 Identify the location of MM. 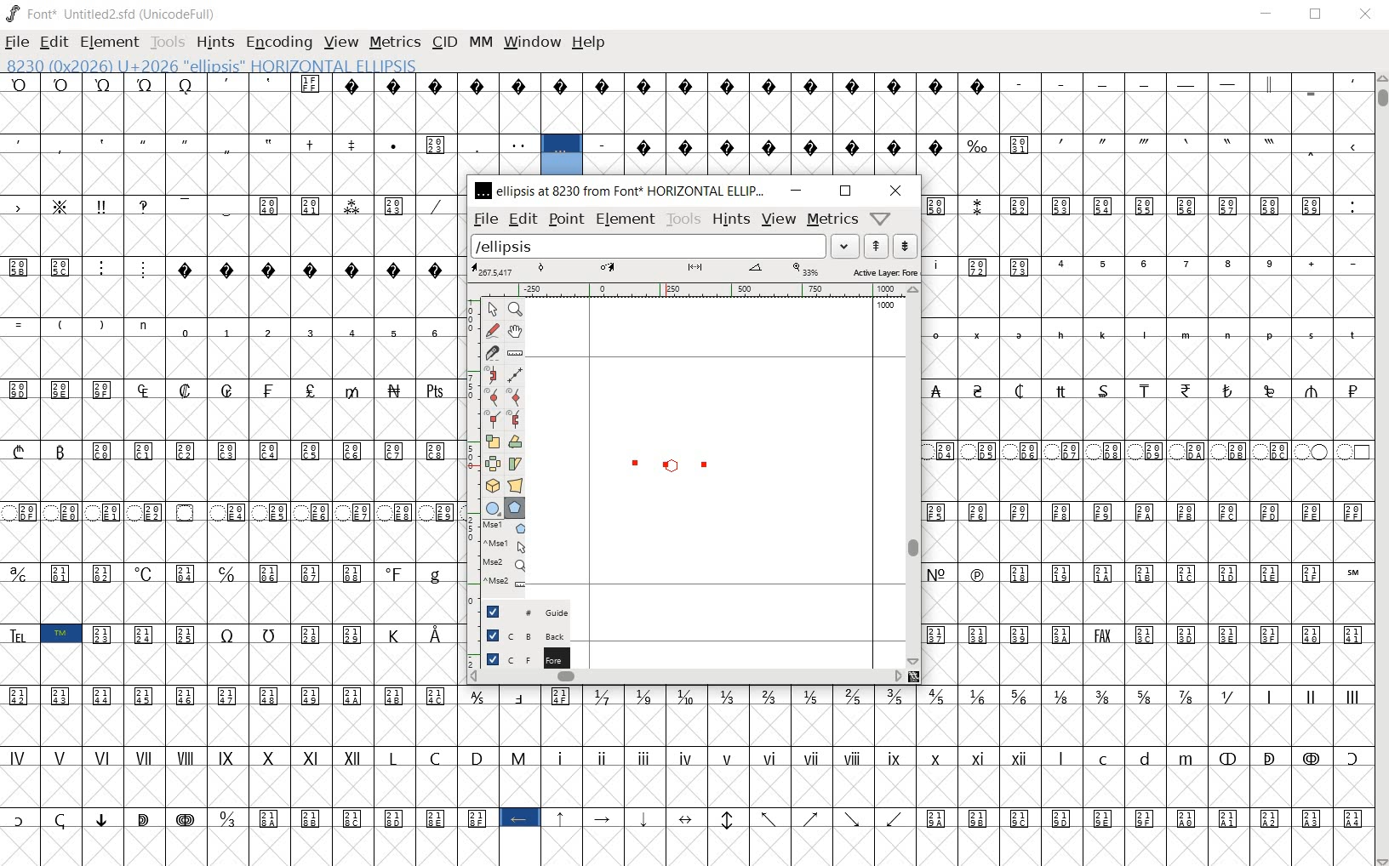
(480, 40).